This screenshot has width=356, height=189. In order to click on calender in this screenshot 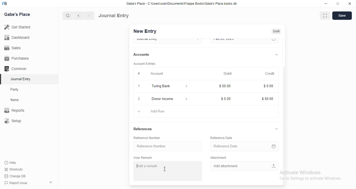, I will do `click(275, 145)`.